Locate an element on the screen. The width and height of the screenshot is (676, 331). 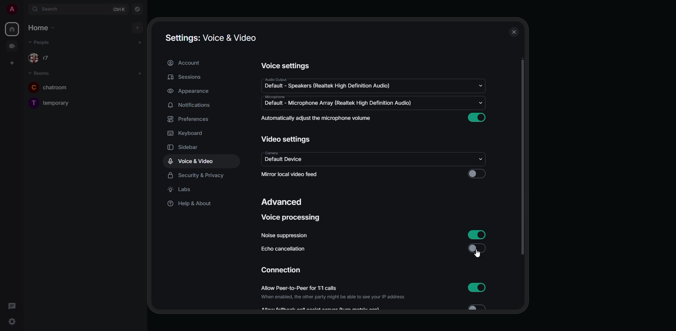
add is located at coordinates (138, 28).